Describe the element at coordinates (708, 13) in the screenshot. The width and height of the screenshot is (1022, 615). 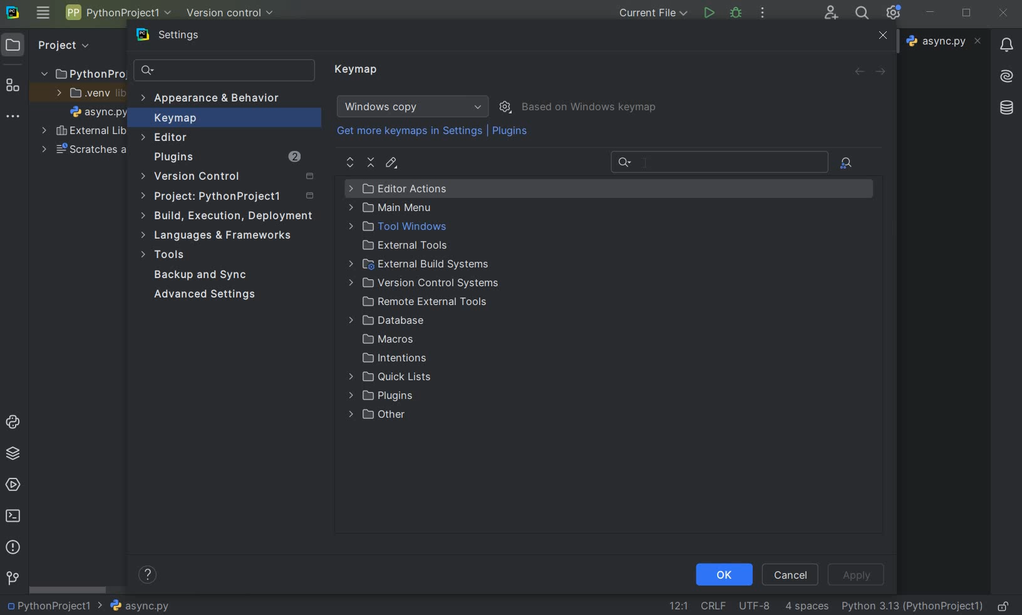
I see `run` at that location.